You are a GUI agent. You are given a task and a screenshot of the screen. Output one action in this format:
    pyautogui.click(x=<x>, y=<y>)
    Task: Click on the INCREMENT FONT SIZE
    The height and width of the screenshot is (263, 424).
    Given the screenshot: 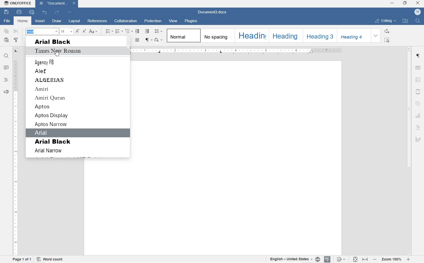 What is the action you would take?
    pyautogui.click(x=78, y=31)
    